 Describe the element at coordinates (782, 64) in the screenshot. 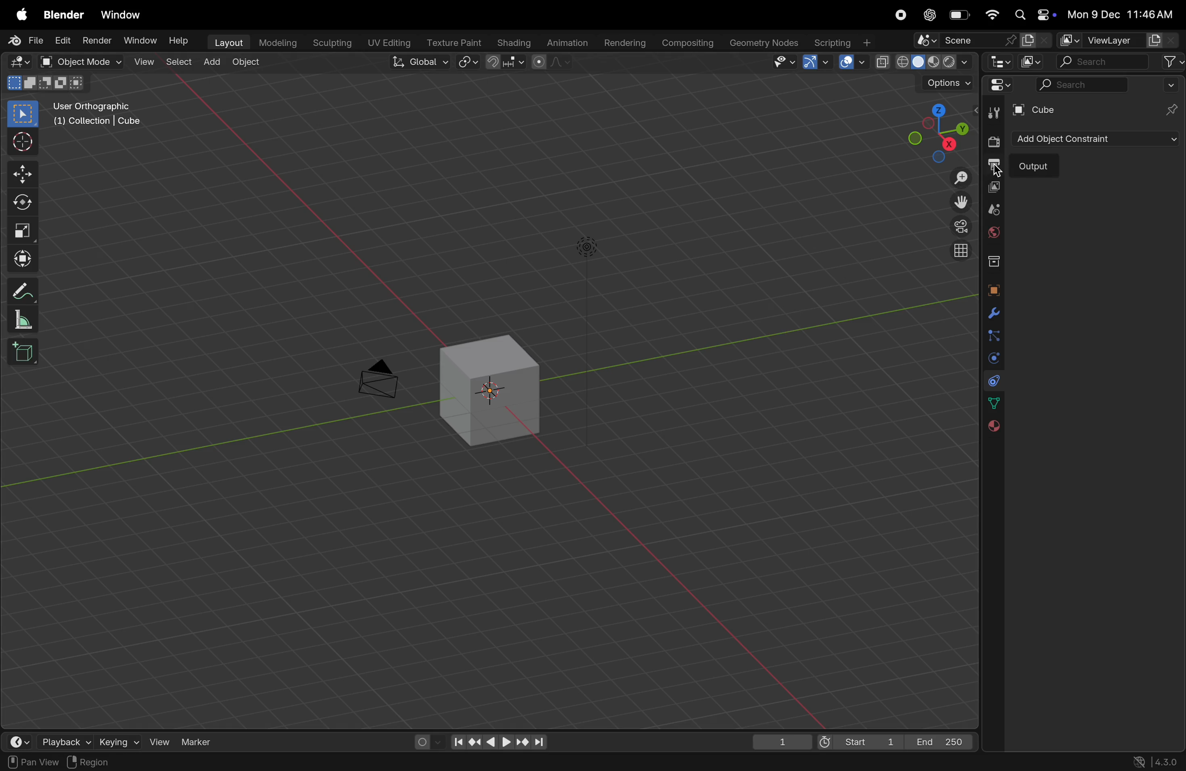

I see `visibility` at that location.